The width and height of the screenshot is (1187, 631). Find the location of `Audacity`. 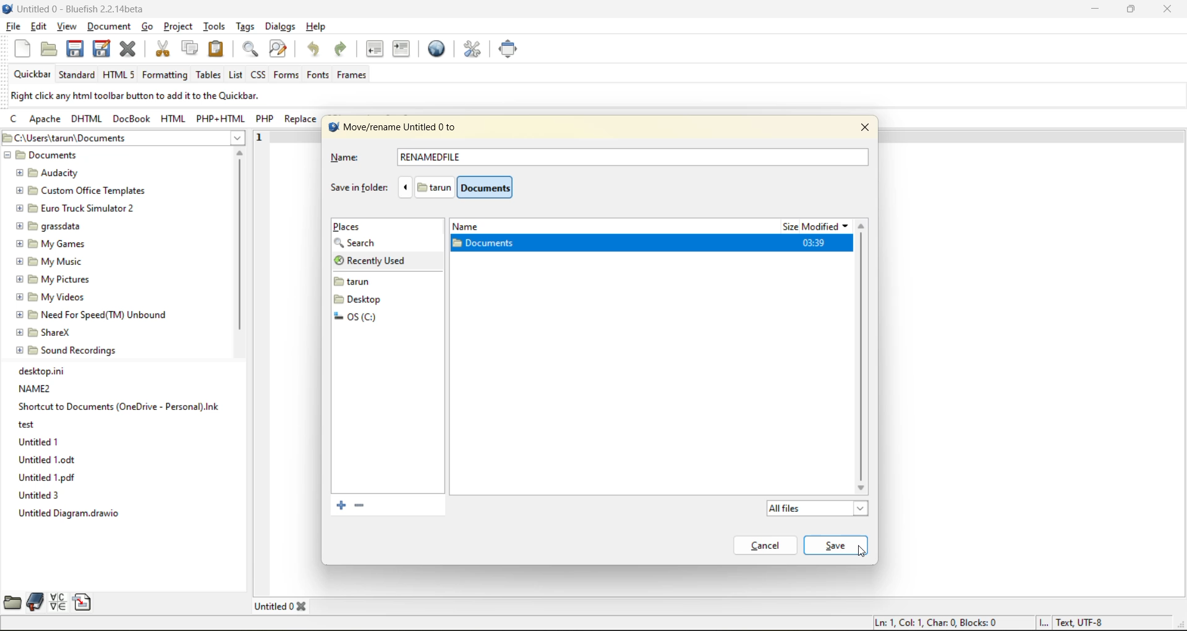

Audacity is located at coordinates (49, 172).